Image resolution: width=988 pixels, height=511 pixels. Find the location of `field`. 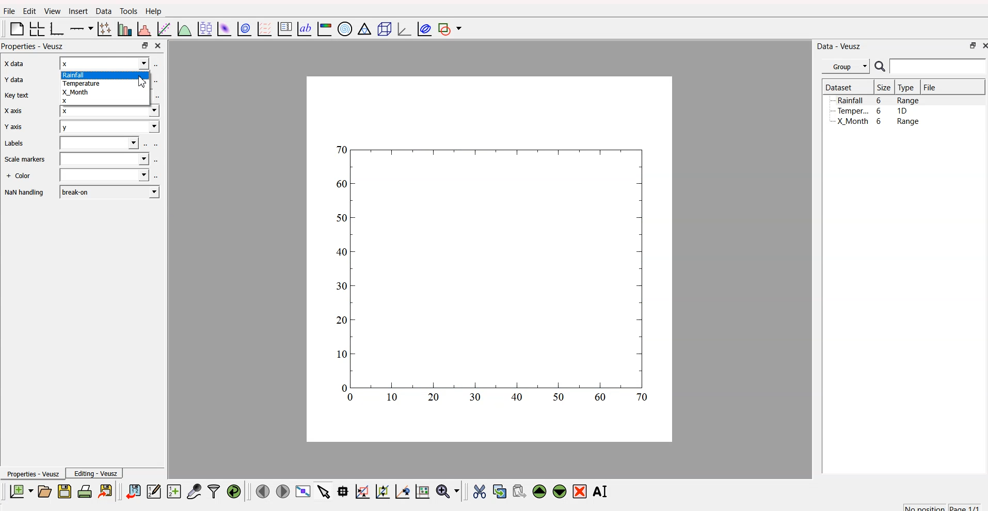

field is located at coordinates (106, 159).